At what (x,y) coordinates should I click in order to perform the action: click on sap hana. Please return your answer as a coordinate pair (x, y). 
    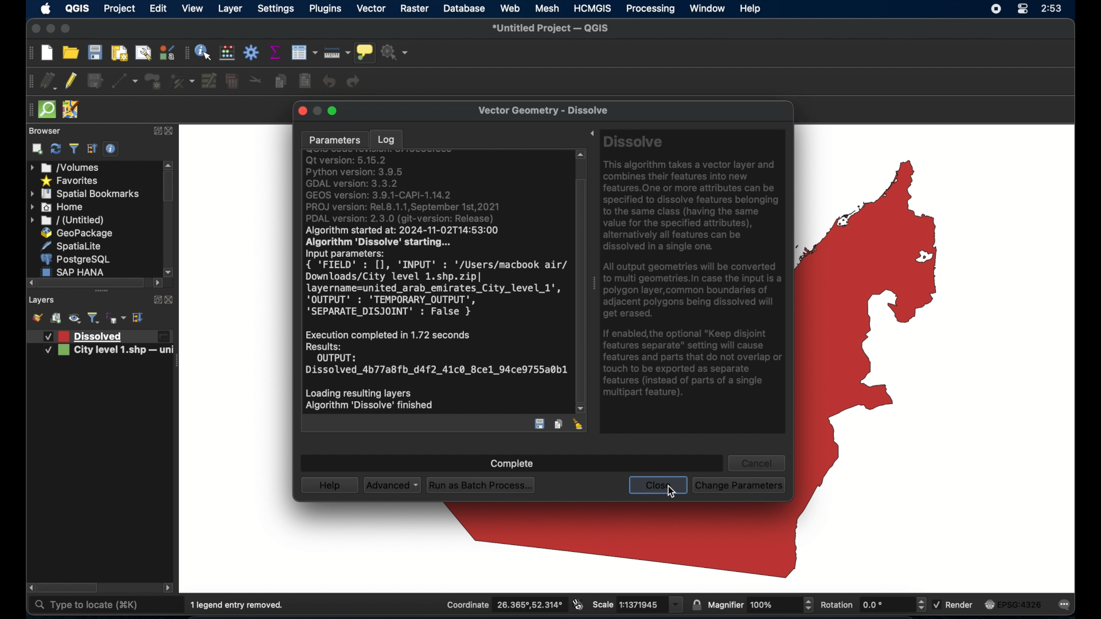
    Looking at the image, I should click on (76, 271).